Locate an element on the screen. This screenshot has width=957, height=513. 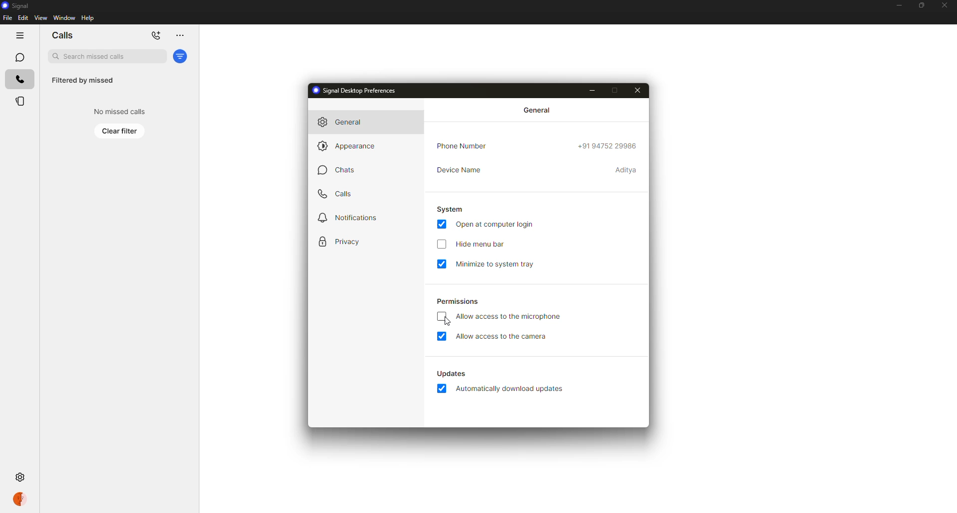
calls is located at coordinates (20, 80).